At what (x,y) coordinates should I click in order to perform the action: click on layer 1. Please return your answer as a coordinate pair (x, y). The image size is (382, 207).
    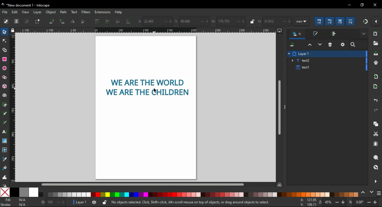
    Looking at the image, I should click on (81, 202).